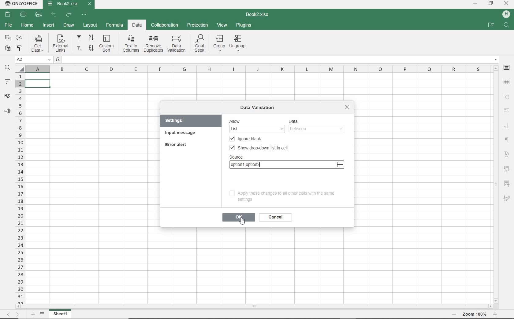 Image resolution: width=514 pixels, height=319 pixels. What do you see at coordinates (28, 26) in the screenshot?
I see `HOME` at bounding box center [28, 26].